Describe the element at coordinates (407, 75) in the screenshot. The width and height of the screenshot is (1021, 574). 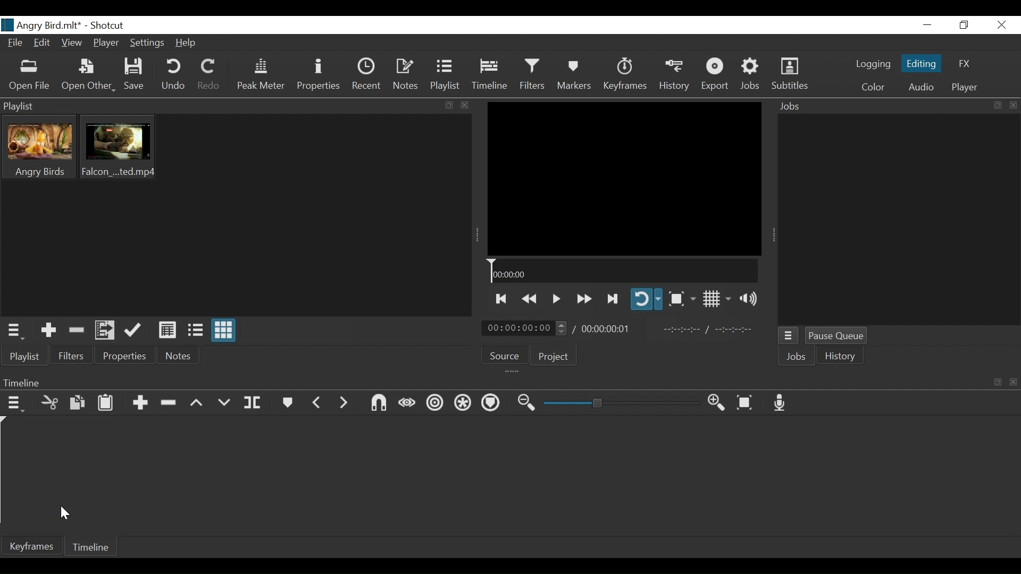
I see `` at that location.